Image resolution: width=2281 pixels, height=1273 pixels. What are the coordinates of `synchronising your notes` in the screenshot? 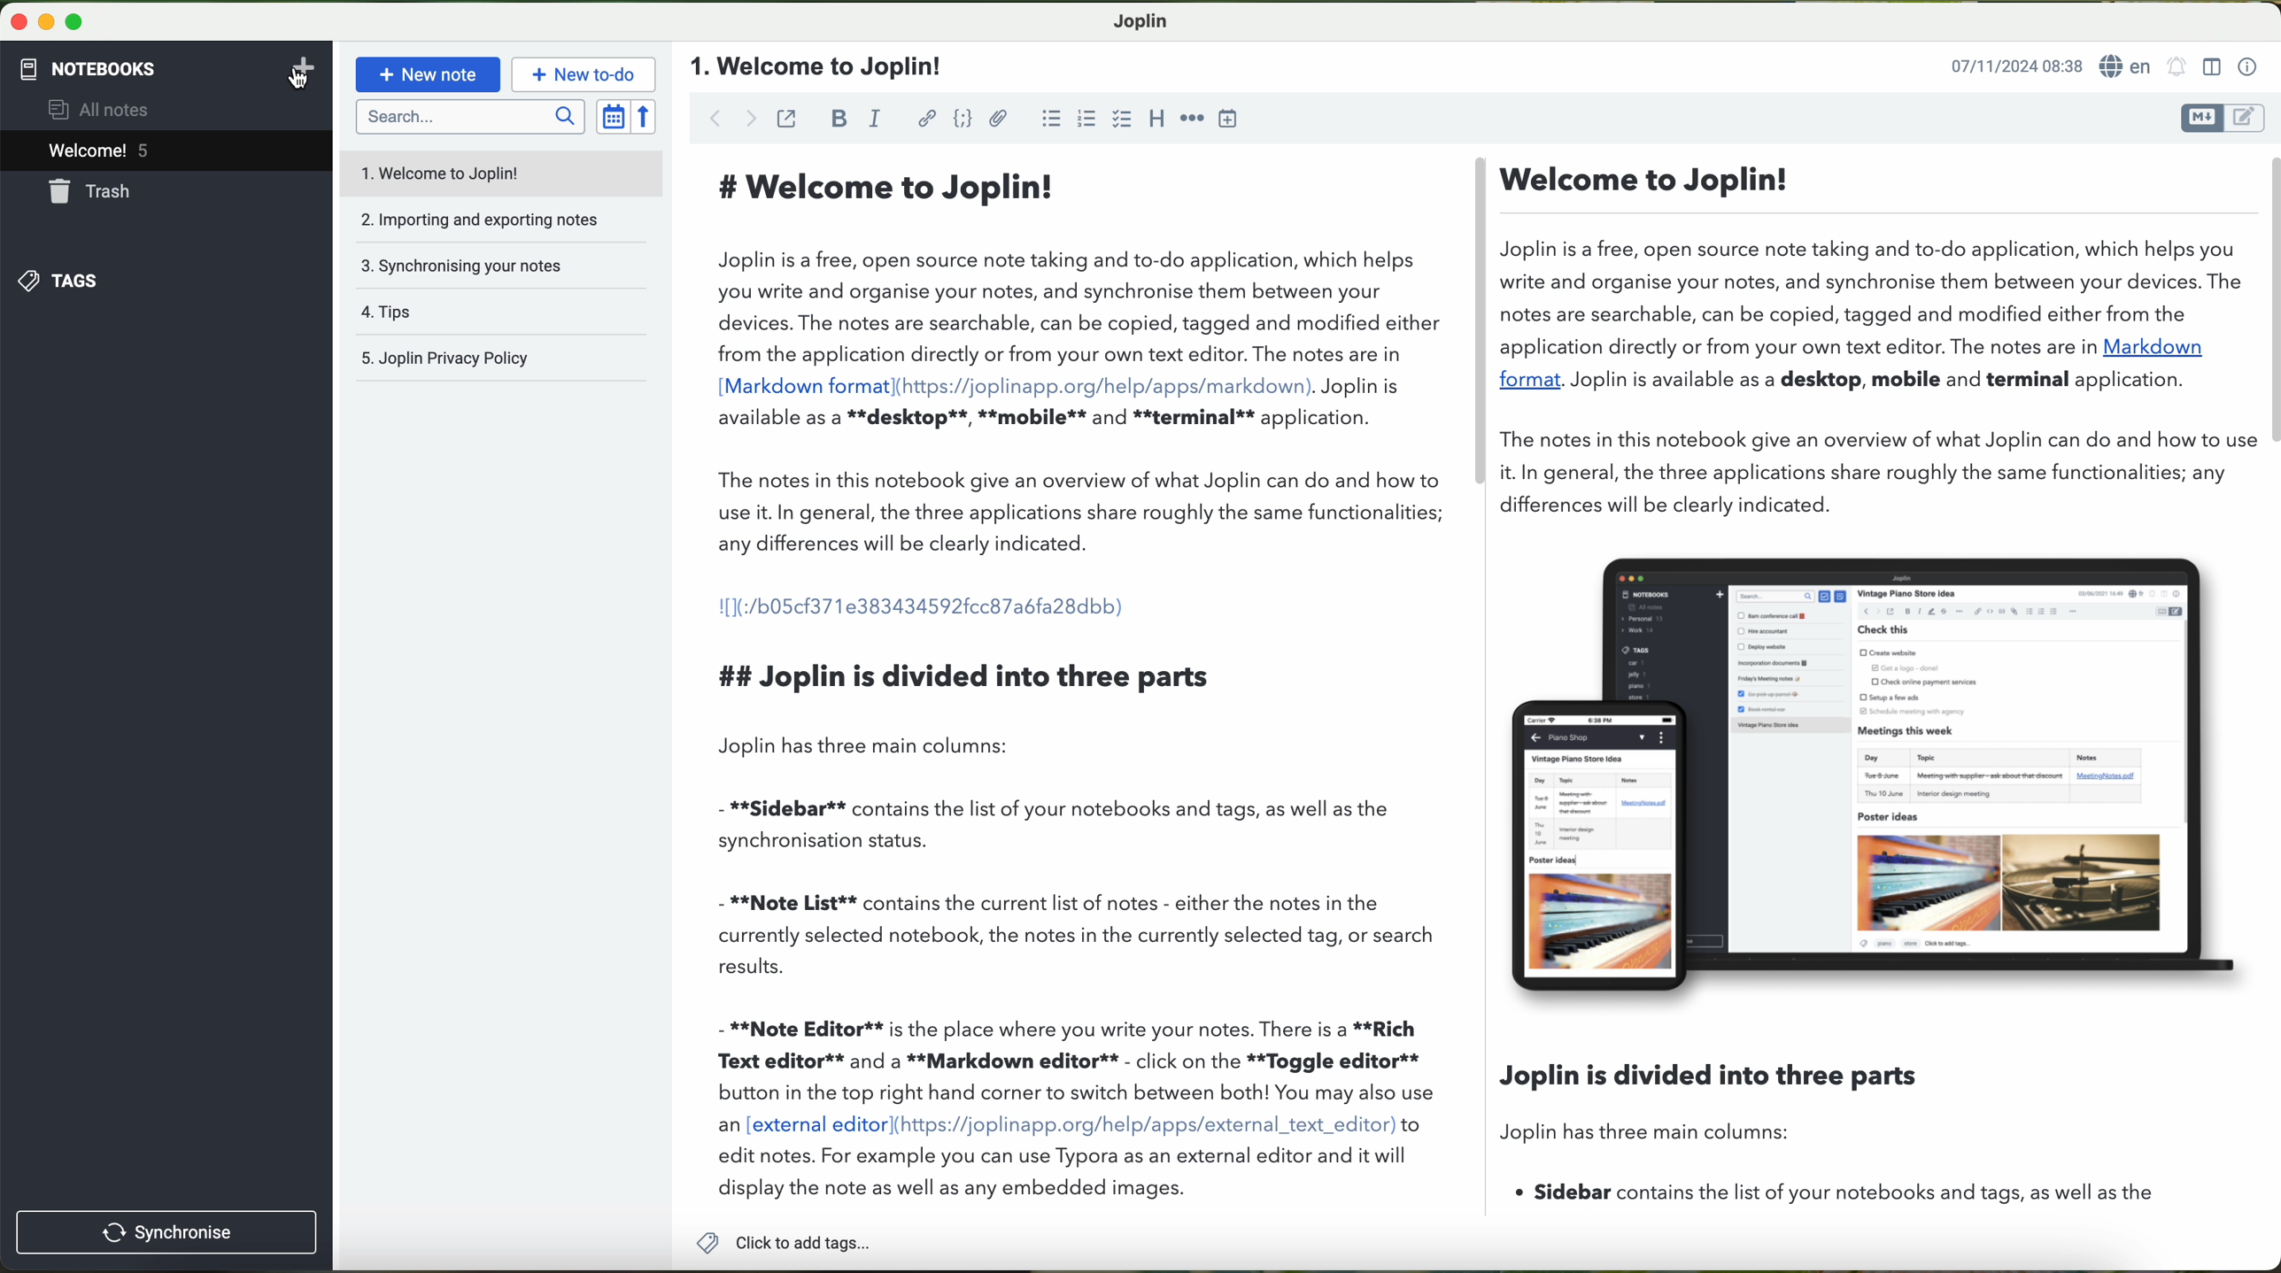 It's located at (470, 268).